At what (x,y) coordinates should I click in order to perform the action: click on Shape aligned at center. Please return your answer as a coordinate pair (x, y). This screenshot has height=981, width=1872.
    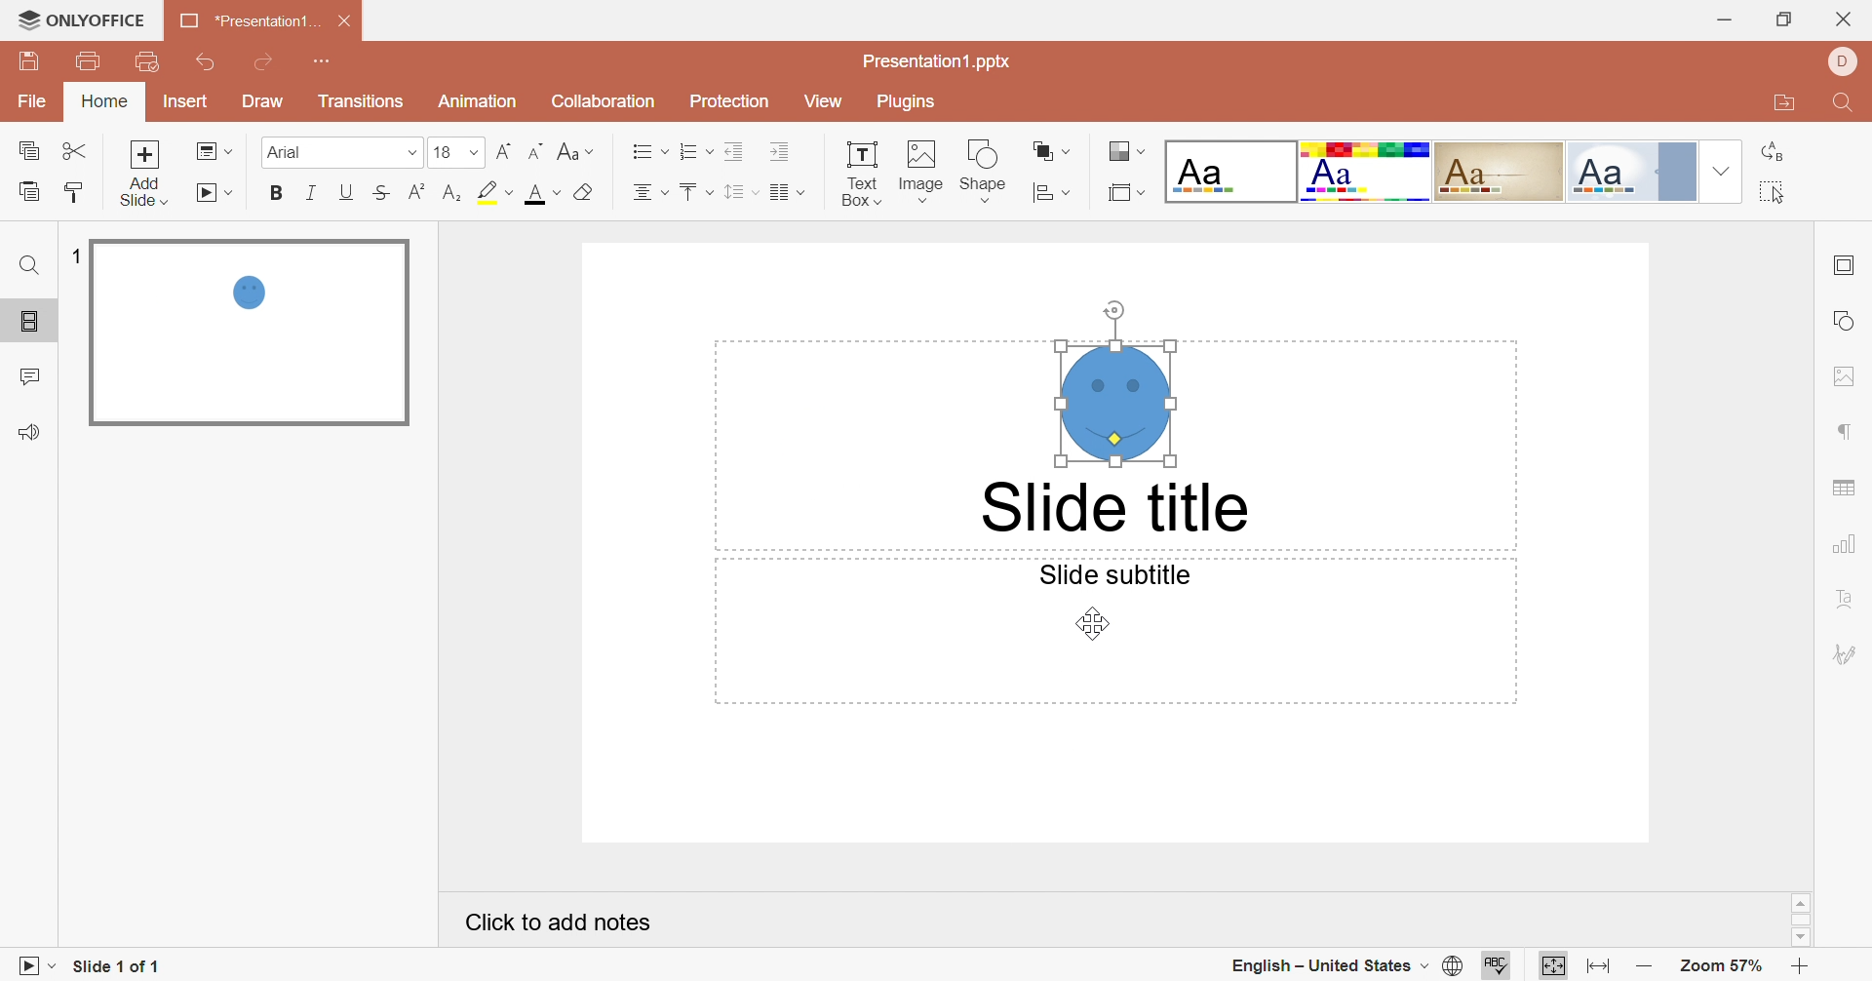
    Looking at the image, I should click on (1113, 385).